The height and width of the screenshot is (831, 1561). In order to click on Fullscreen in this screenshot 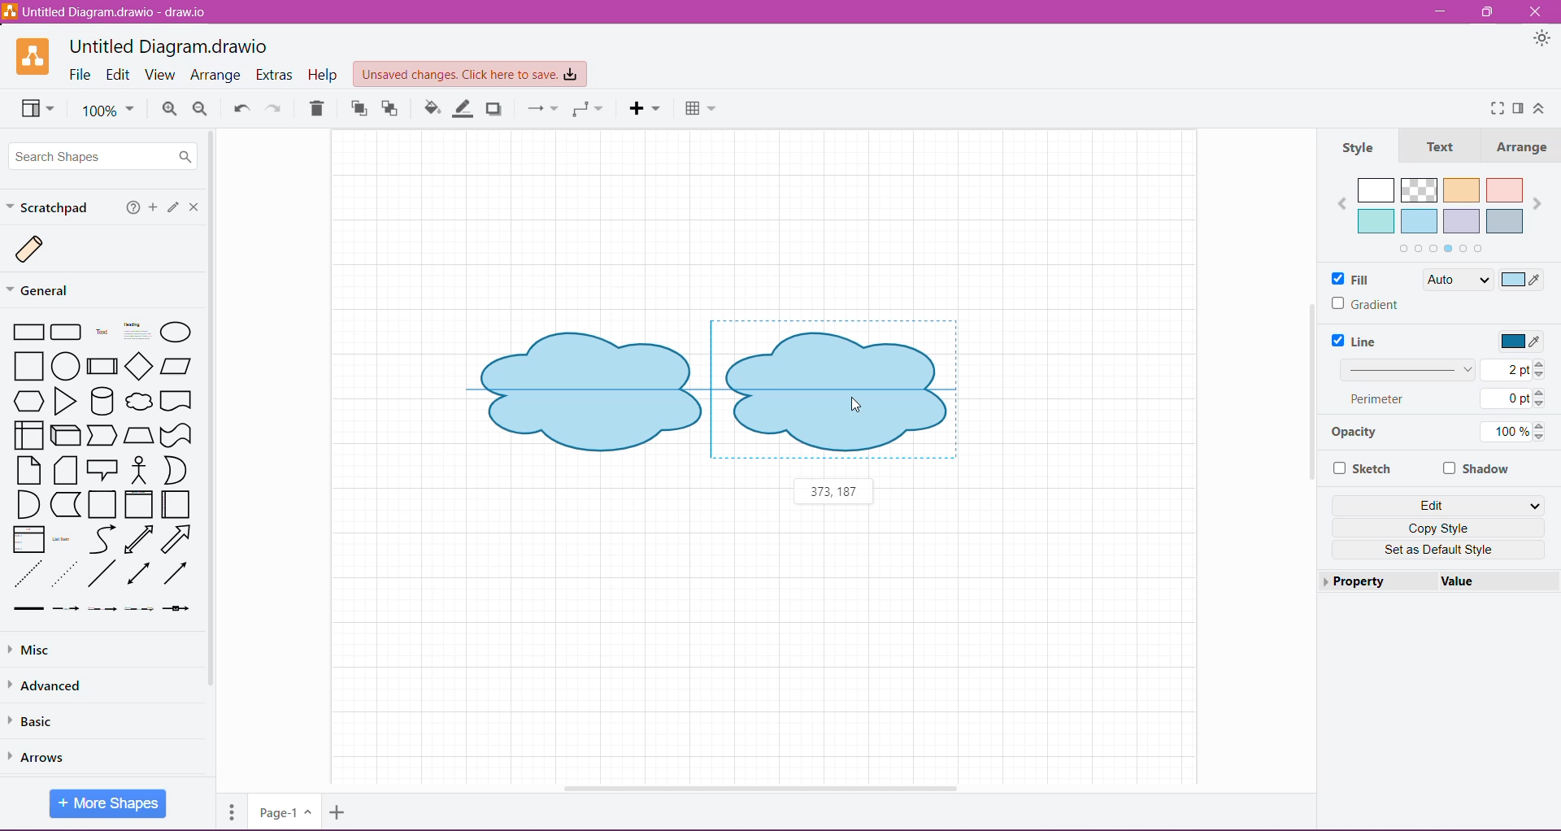, I will do `click(1494, 109)`.